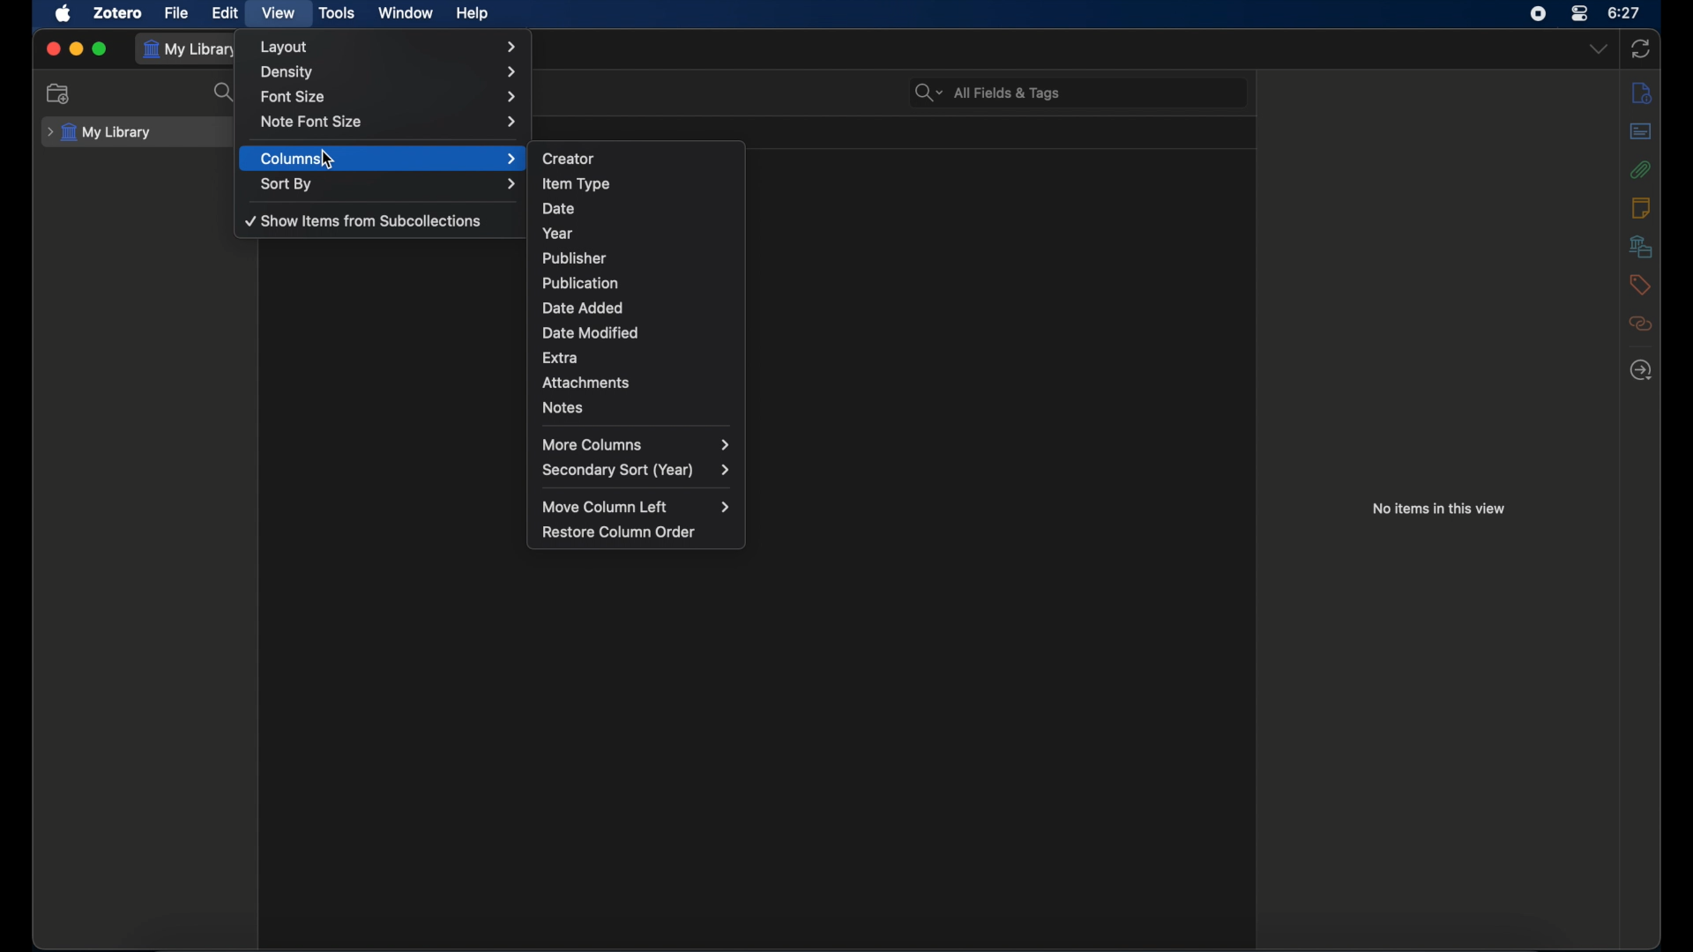 This screenshot has width=1693, height=952. What do you see at coordinates (390, 121) in the screenshot?
I see `note font size` at bounding box center [390, 121].